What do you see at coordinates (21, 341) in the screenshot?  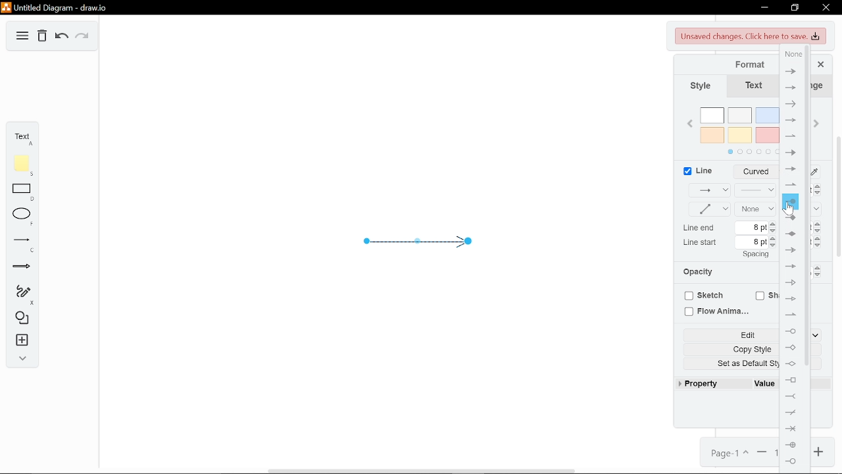 I see `Insert` at bounding box center [21, 341].